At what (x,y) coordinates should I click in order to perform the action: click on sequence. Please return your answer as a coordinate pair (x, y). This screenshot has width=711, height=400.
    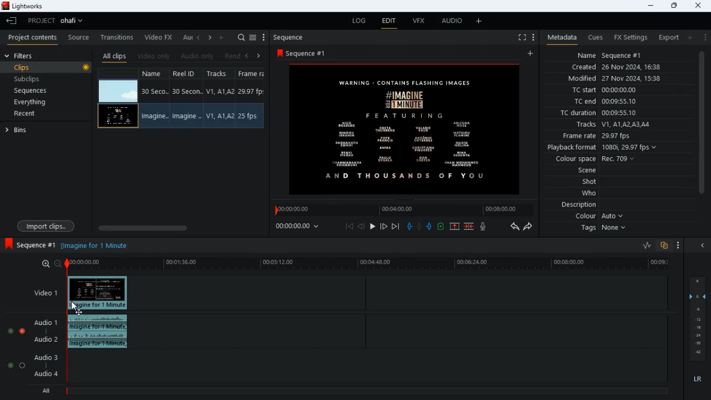
    Looking at the image, I should click on (31, 246).